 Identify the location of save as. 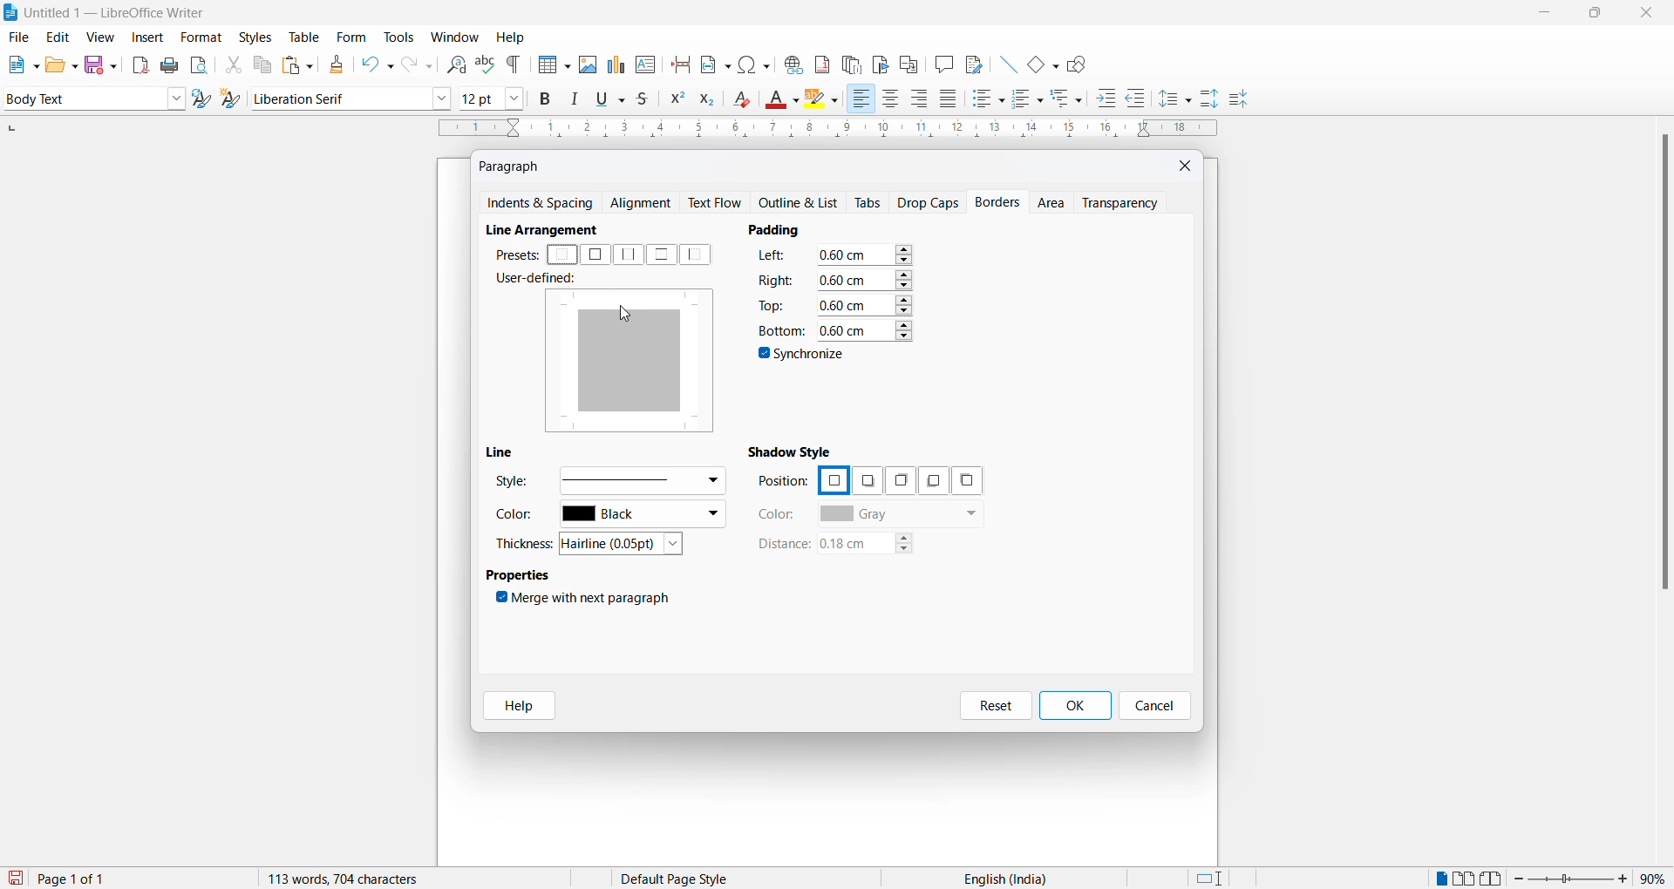
(104, 61).